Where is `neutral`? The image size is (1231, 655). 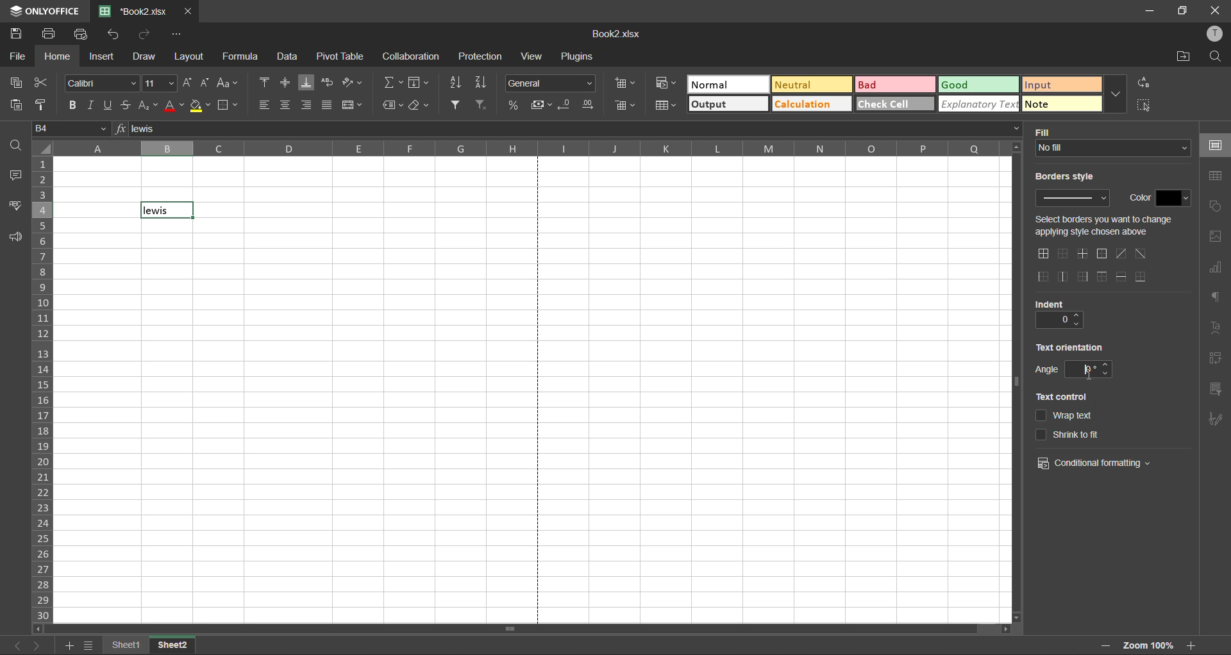 neutral is located at coordinates (810, 85).